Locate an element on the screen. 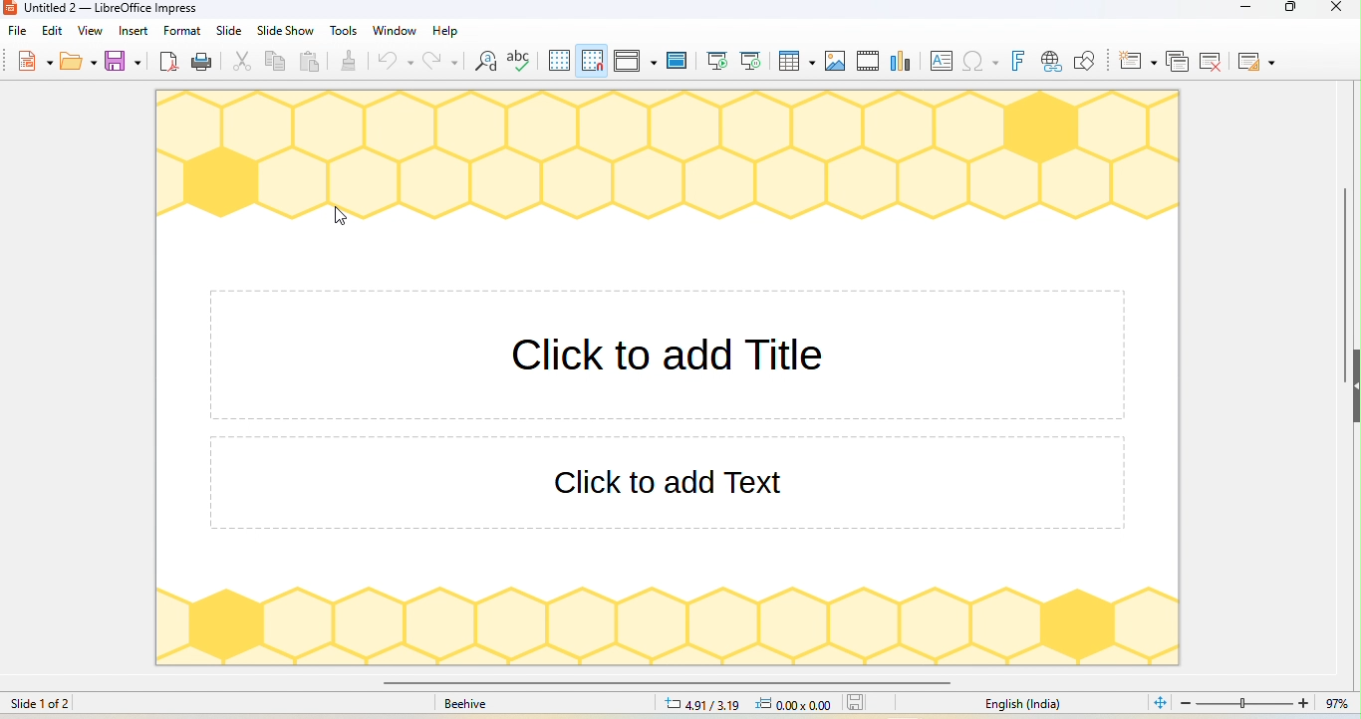 This screenshot has height=719, width=1361. slide layout is located at coordinates (1255, 63).